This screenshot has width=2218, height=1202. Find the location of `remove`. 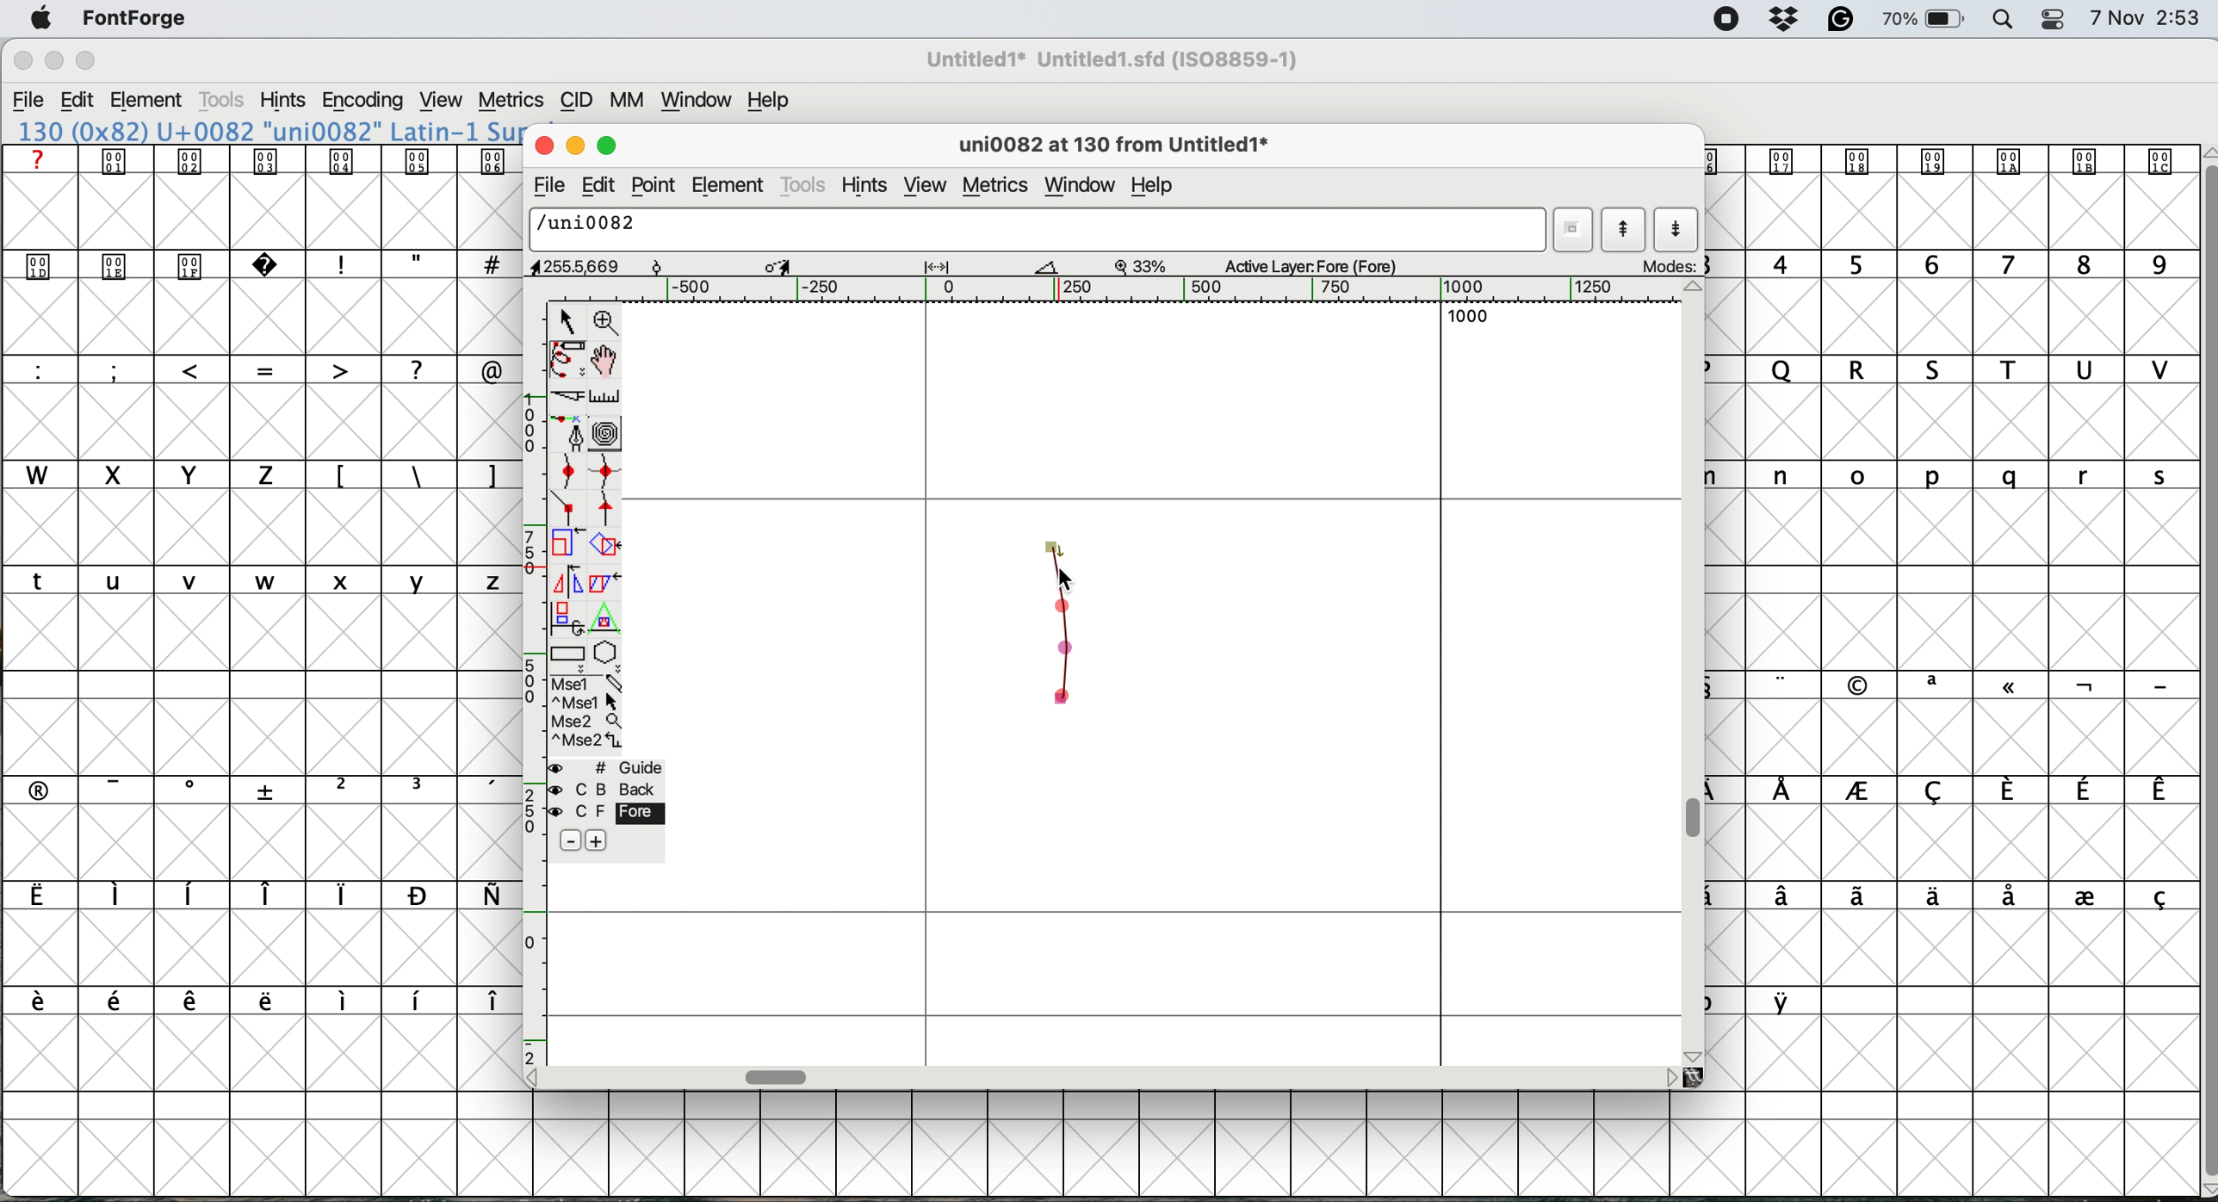

remove is located at coordinates (565, 841).